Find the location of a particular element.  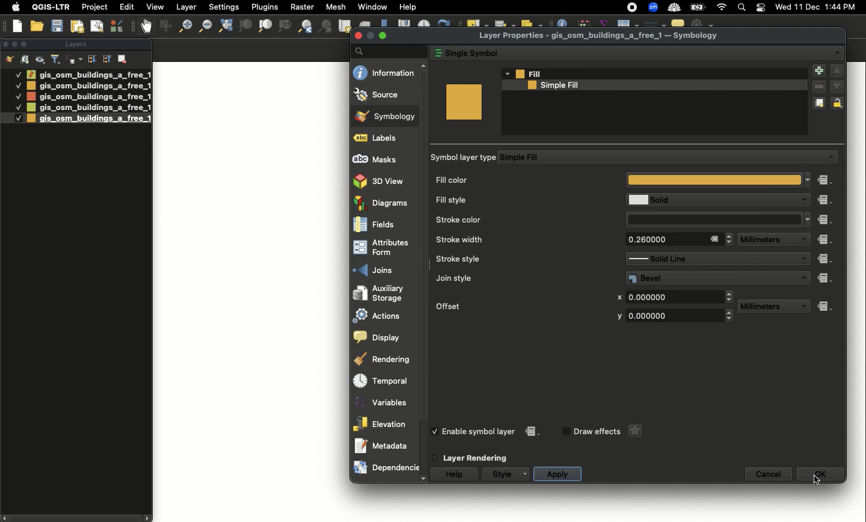

Checked is located at coordinates (17, 107).